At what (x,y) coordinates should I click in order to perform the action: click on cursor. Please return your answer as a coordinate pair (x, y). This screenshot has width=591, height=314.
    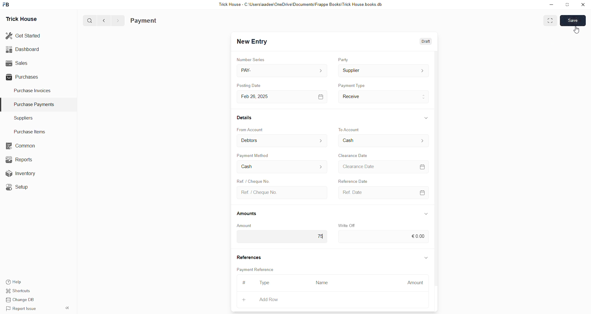
    Looking at the image, I should click on (576, 31).